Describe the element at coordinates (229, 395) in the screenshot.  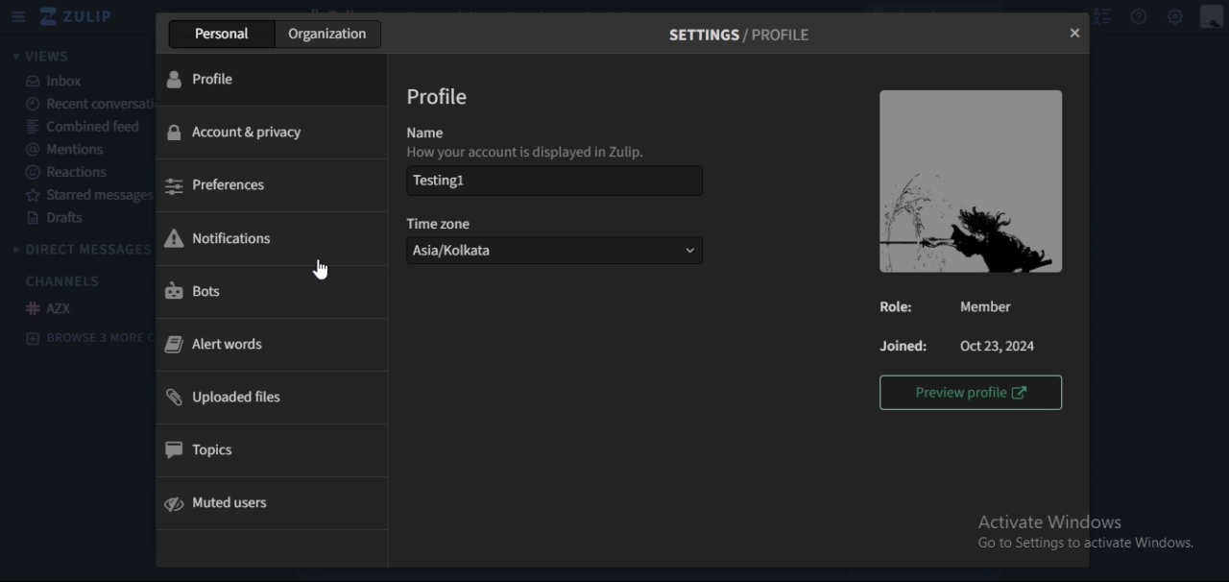
I see `uploaded files` at that location.